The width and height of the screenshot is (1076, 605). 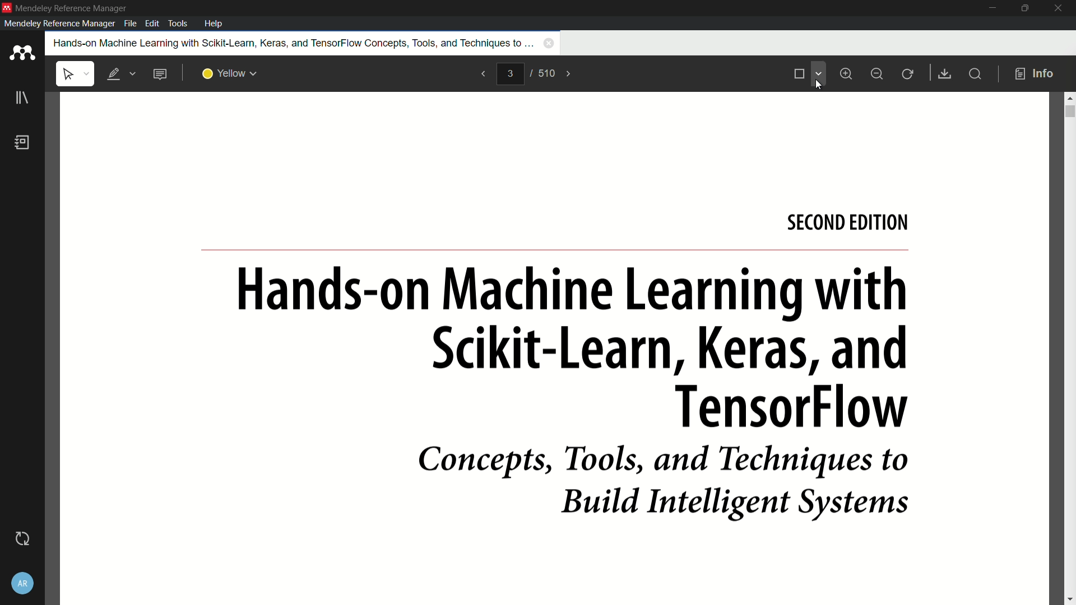 What do you see at coordinates (798, 75) in the screenshot?
I see `current mode` at bounding box center [798, 75].